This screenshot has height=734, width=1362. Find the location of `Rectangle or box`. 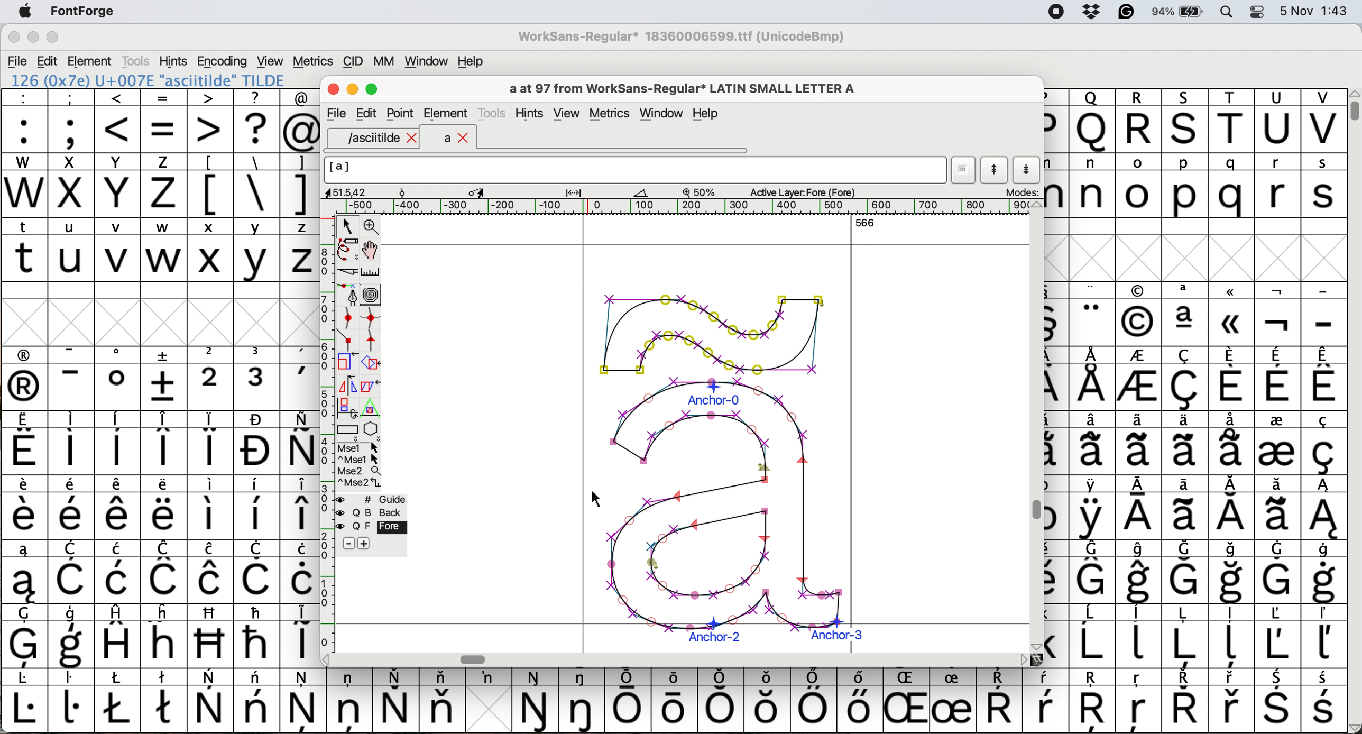

Rectangle or box is located at coordinates (347, 429).